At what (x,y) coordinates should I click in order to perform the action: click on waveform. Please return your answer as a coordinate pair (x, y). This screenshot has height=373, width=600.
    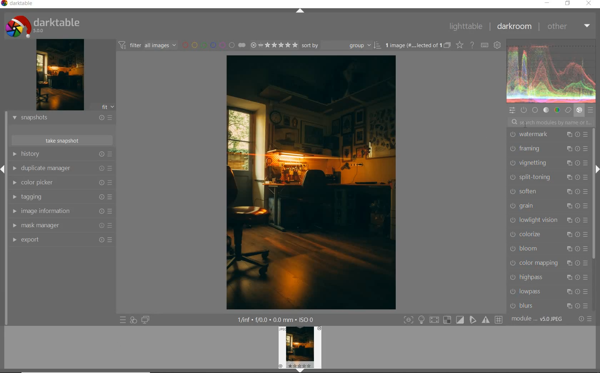
    Looking at the image, I should click on (552, 71).